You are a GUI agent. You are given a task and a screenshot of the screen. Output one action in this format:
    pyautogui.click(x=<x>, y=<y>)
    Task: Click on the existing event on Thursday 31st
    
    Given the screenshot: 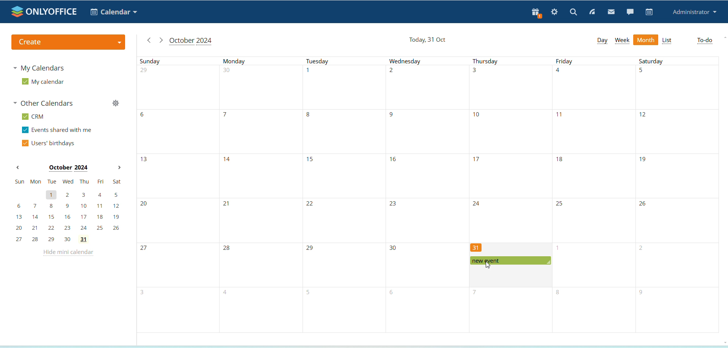 What is the action you would take?
    pyautogui.click(x=510, y=261)
    